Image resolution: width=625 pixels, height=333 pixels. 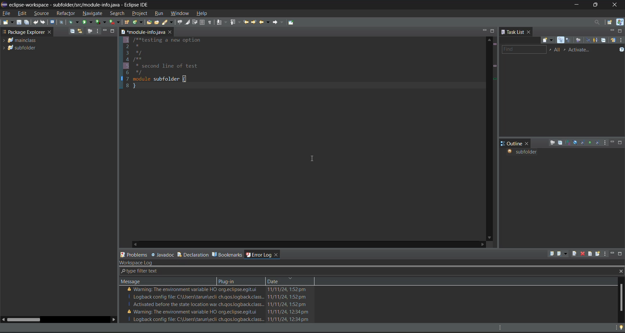 What do you see at coordinates (265, 22) in the screenshot?
I see `back` at bounding box center [265, 22].